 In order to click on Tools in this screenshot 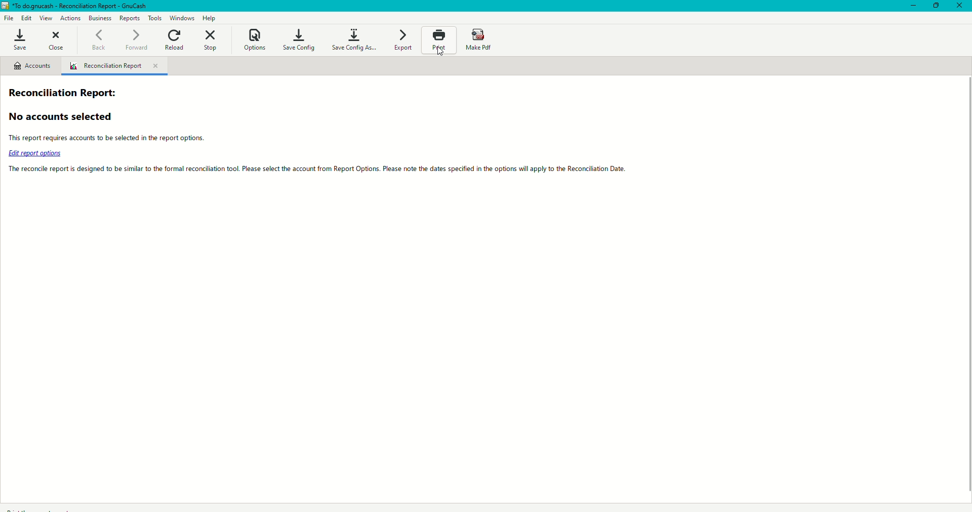, I will do `click(156, 19)`.